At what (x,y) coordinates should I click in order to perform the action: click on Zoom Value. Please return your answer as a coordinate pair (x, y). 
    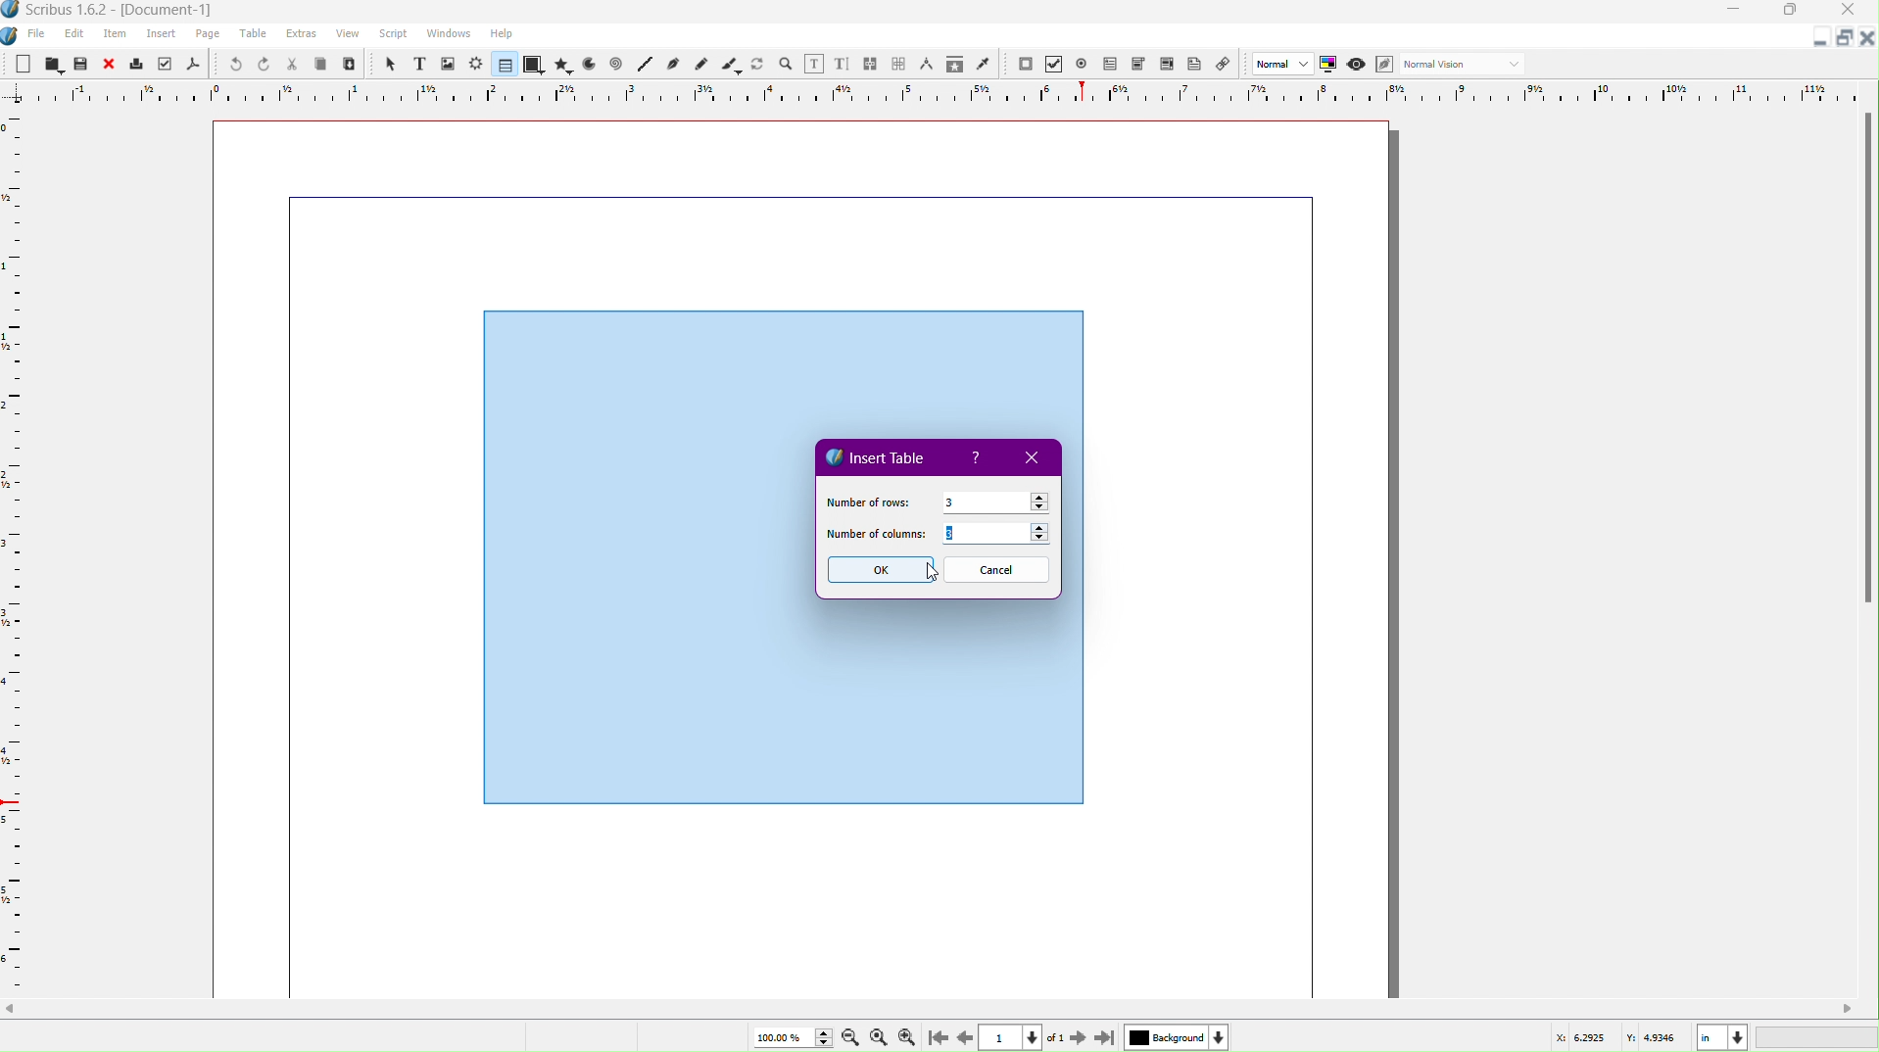
    Looking at the image, I should click on (789, 1035).